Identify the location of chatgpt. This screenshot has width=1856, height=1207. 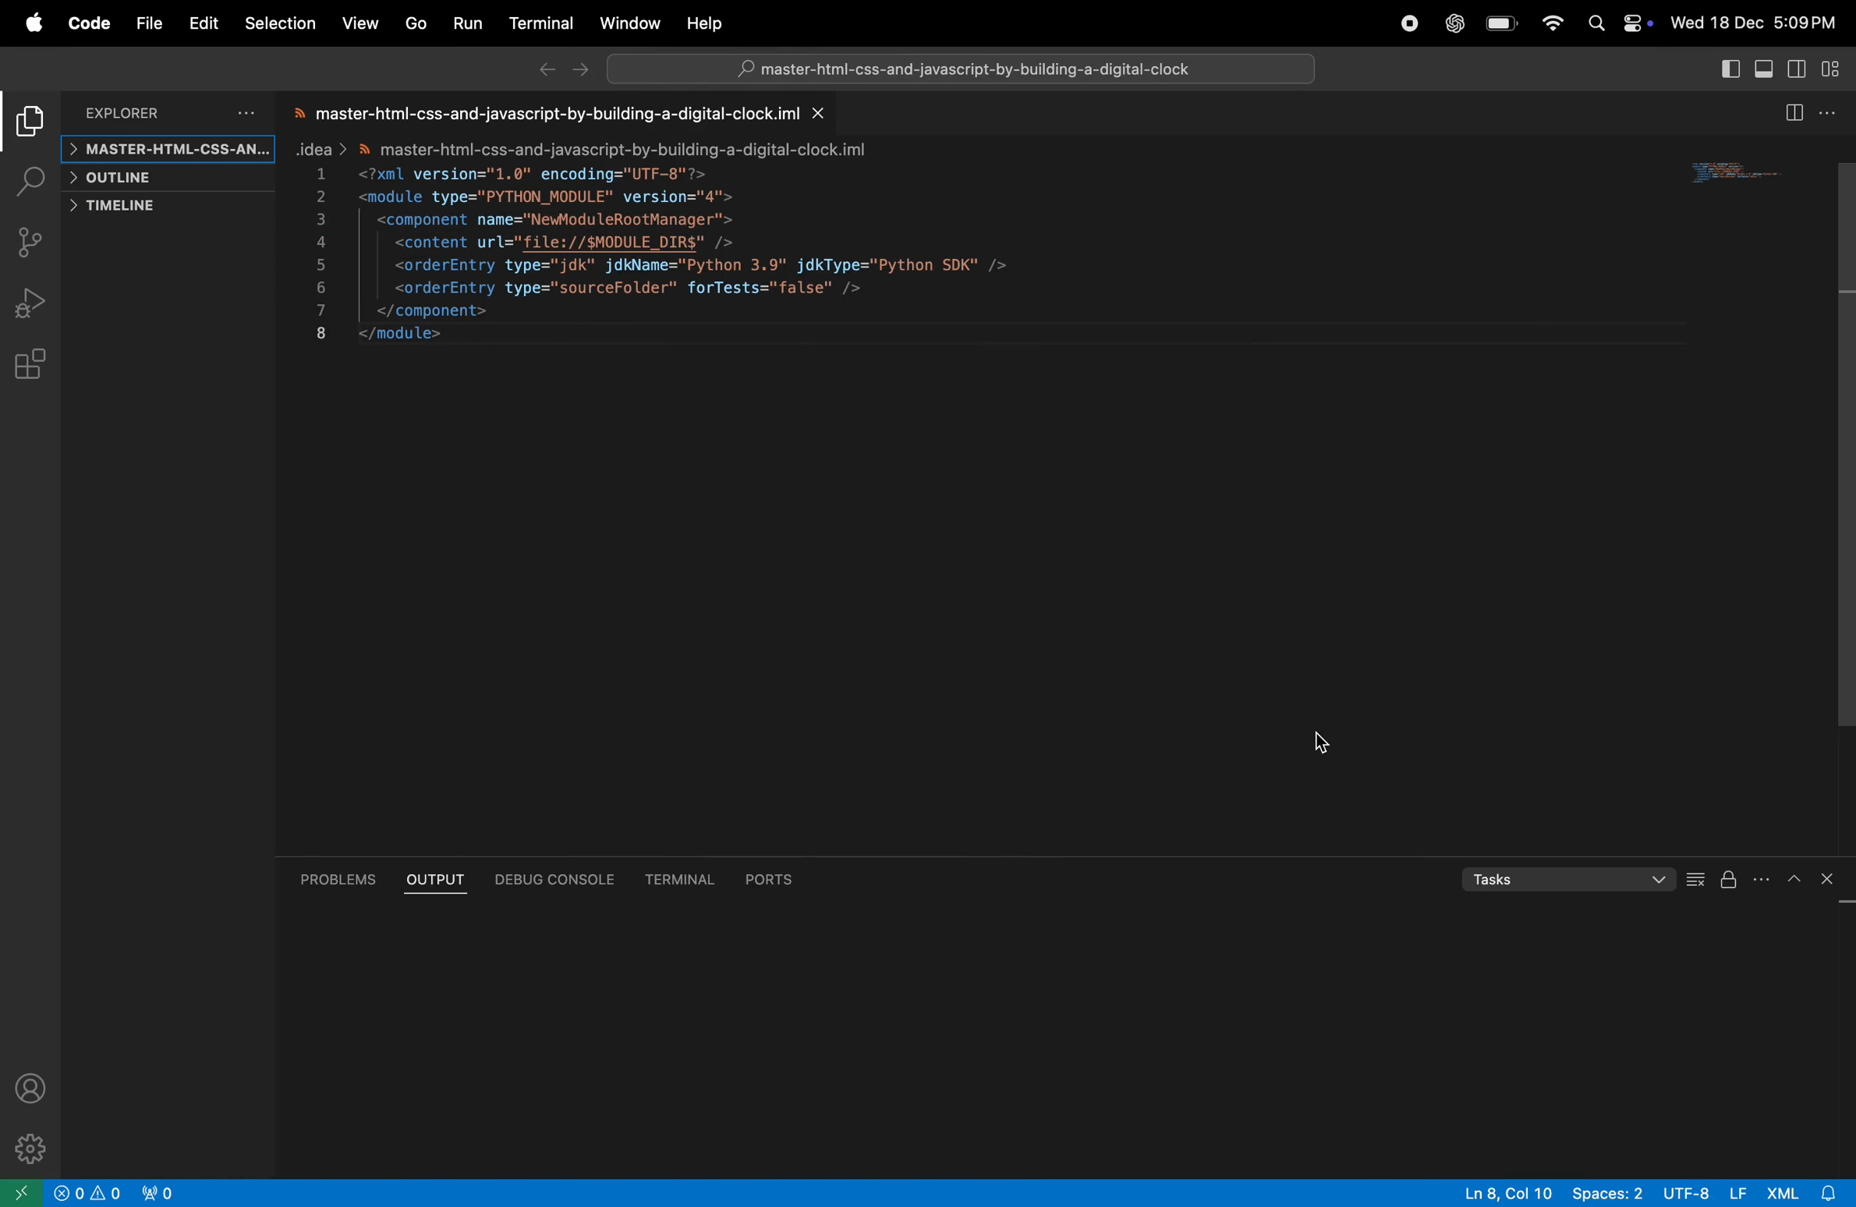
(1454, 24).